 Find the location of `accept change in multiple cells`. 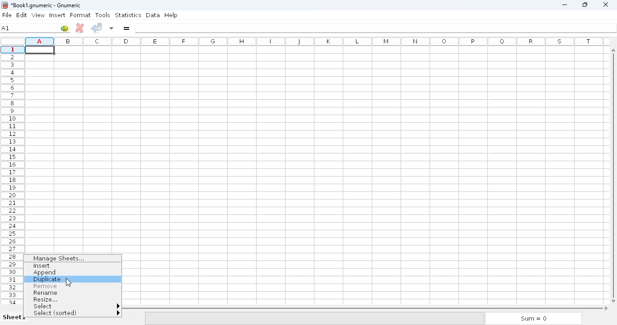

accept change in multiple cells is located at coordinates (112, 28).